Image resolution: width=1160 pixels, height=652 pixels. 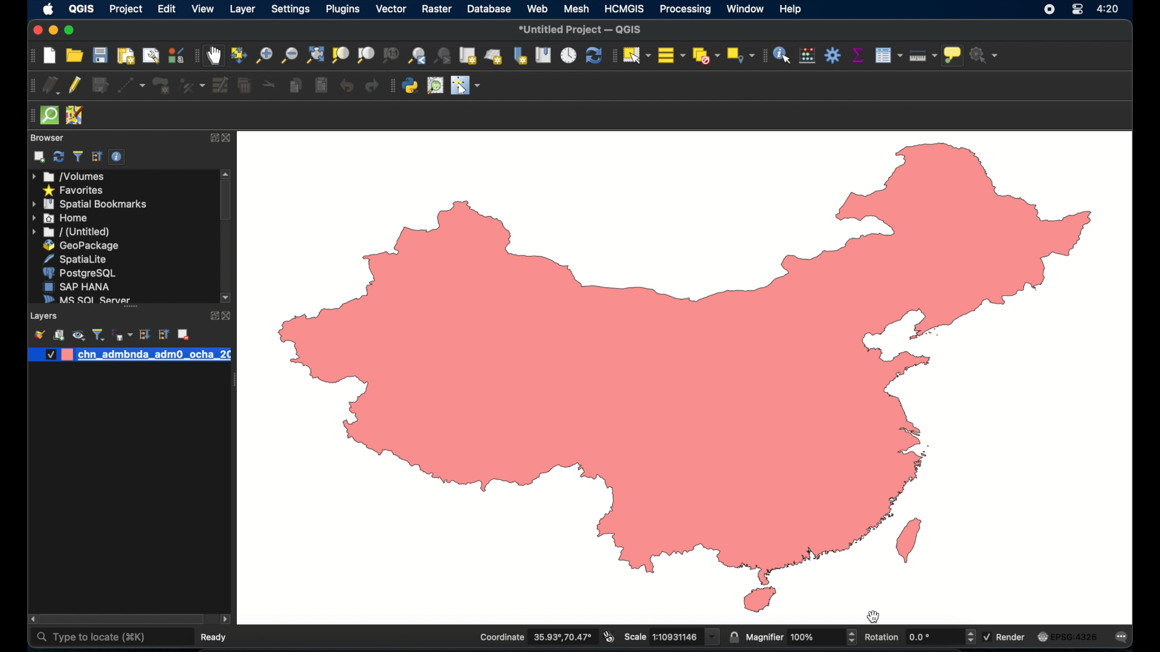 What do you see at coordinates (81, 246) in the screenshot?
I see `geopackage` at bounding box center [81, 246].